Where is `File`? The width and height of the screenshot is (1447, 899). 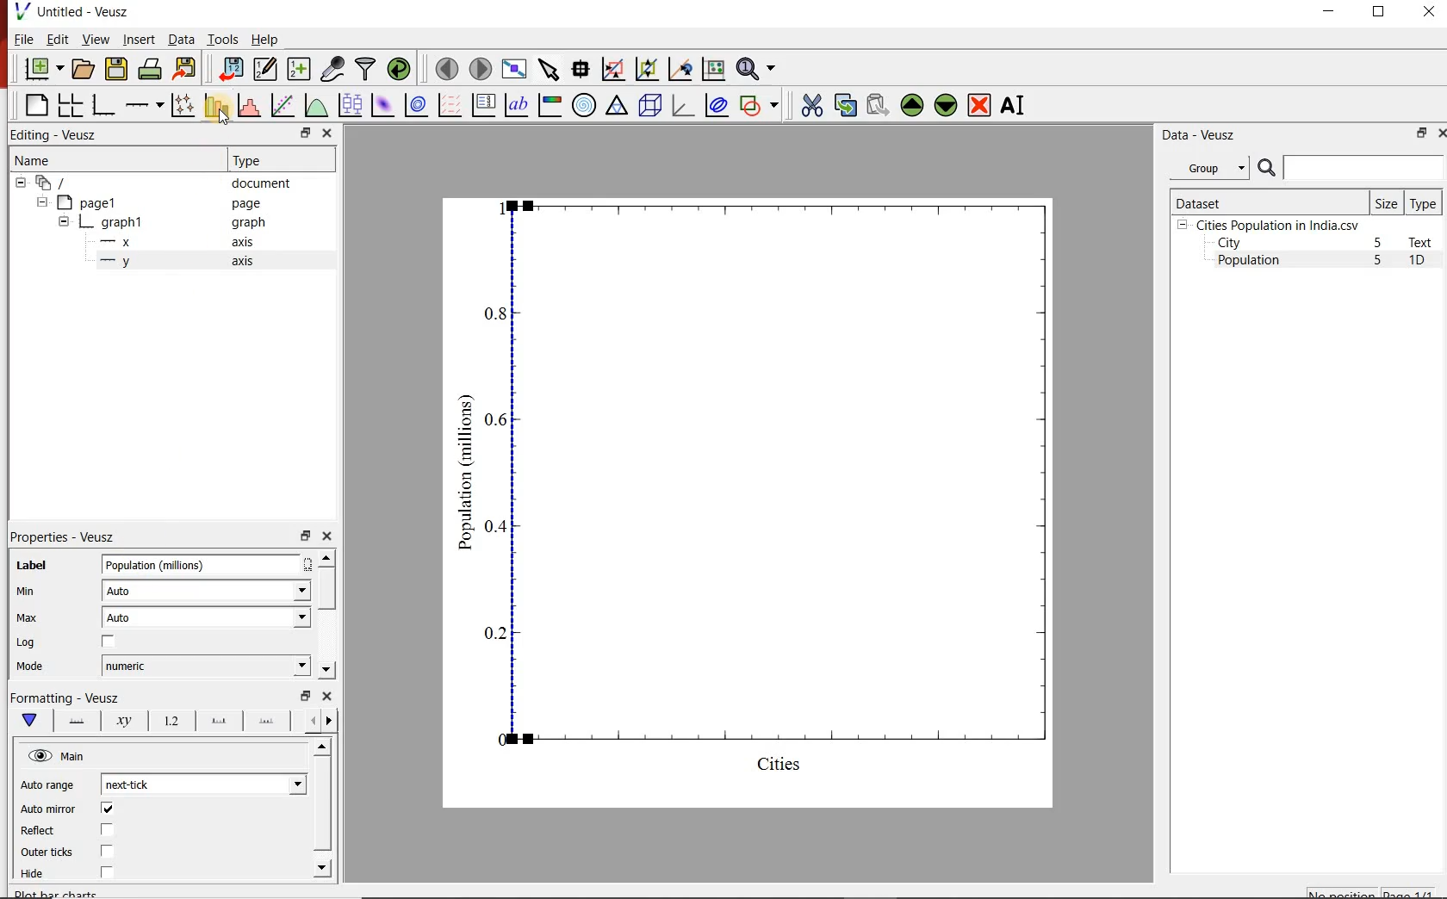
File is located at coordinates (24, 39).